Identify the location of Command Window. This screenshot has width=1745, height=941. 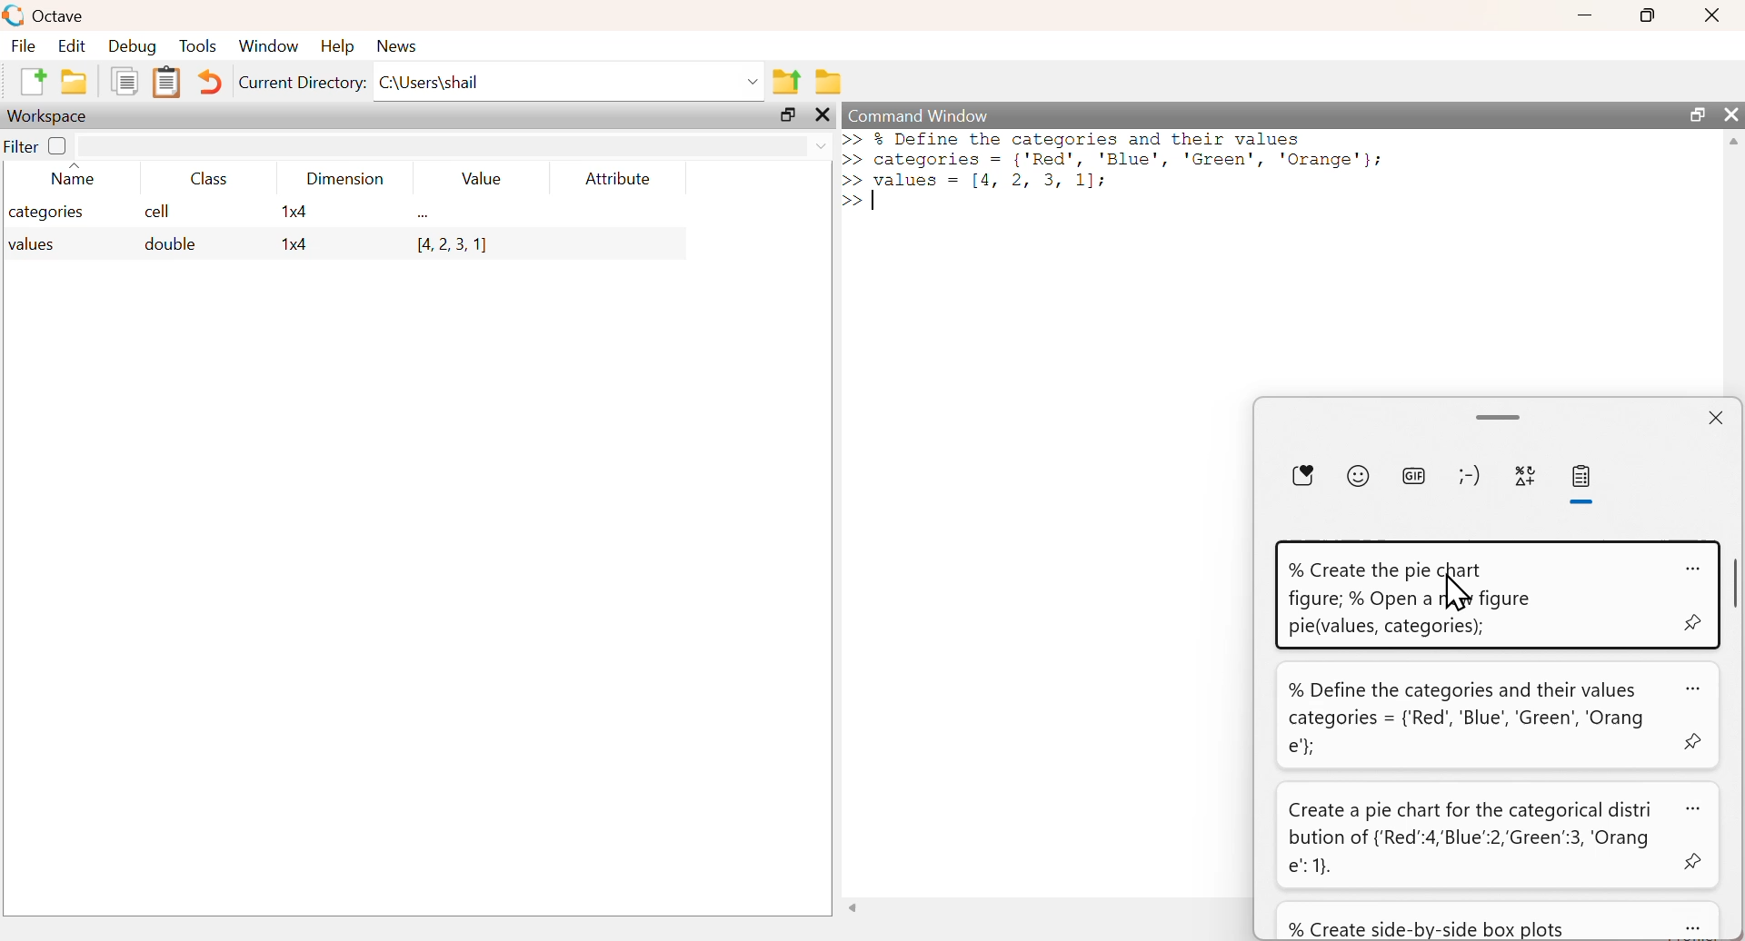
(921, 115).